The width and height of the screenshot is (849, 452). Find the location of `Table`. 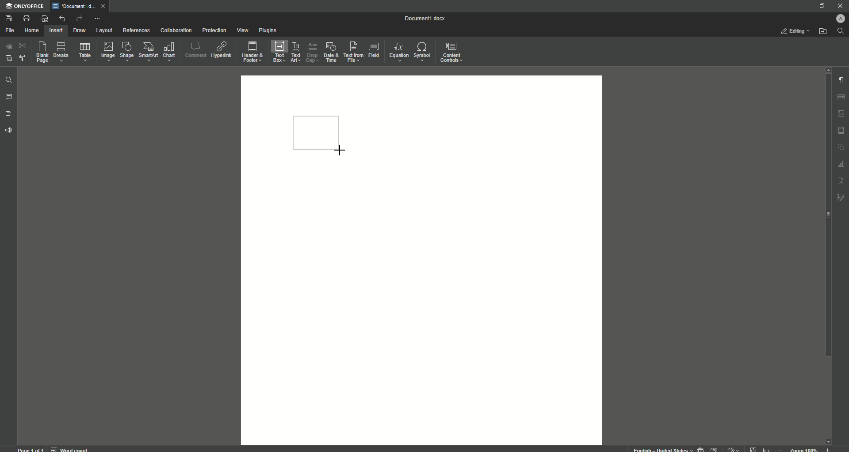

Table is located at coordinates (85, 53).